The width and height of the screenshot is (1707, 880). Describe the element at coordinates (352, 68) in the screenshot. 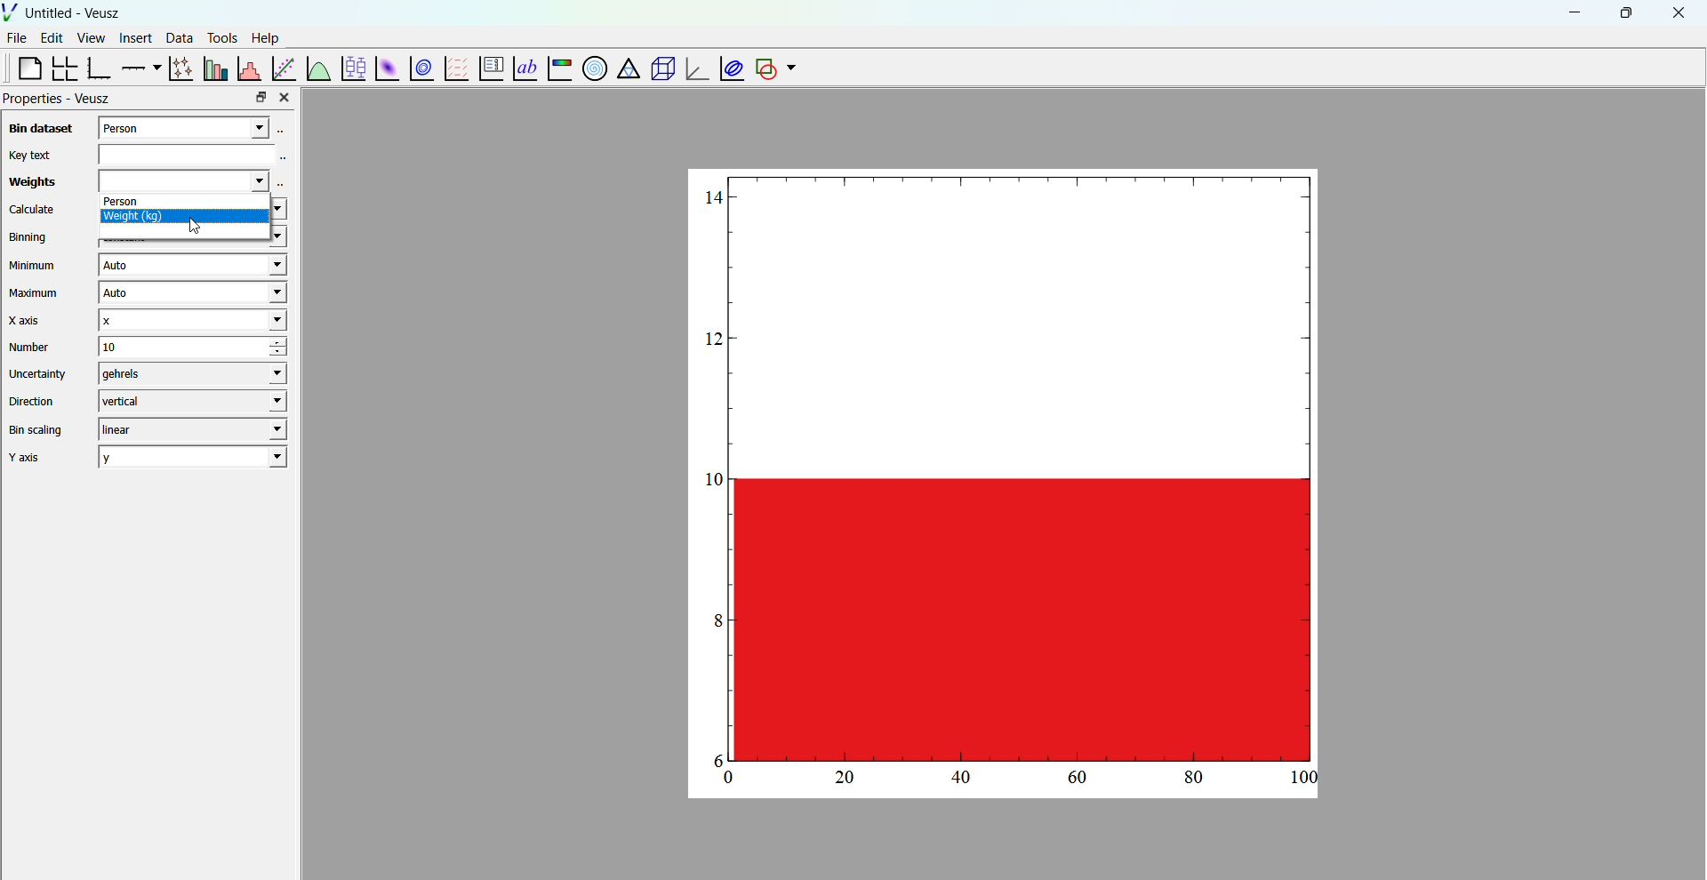

I see `plot box plots` at that location.